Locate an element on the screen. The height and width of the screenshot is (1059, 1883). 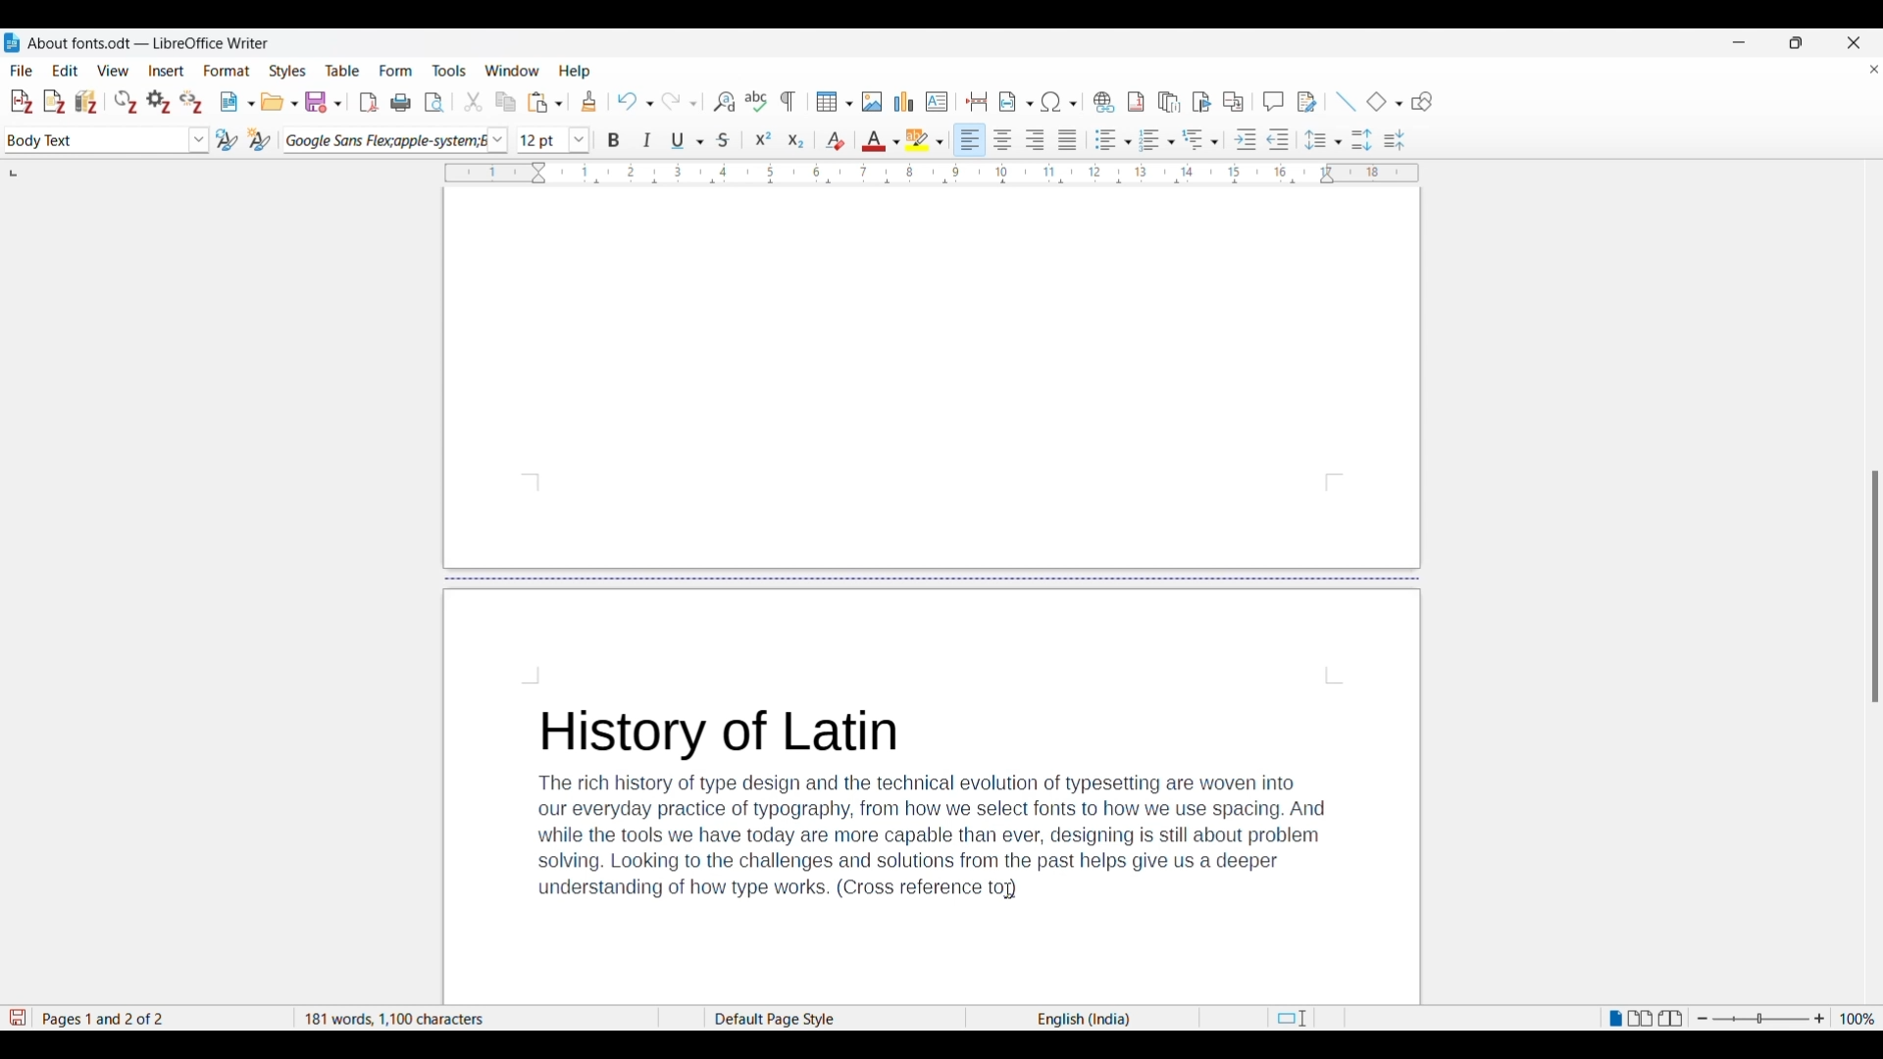
Set document preferences is located at coordinates (159, 102).